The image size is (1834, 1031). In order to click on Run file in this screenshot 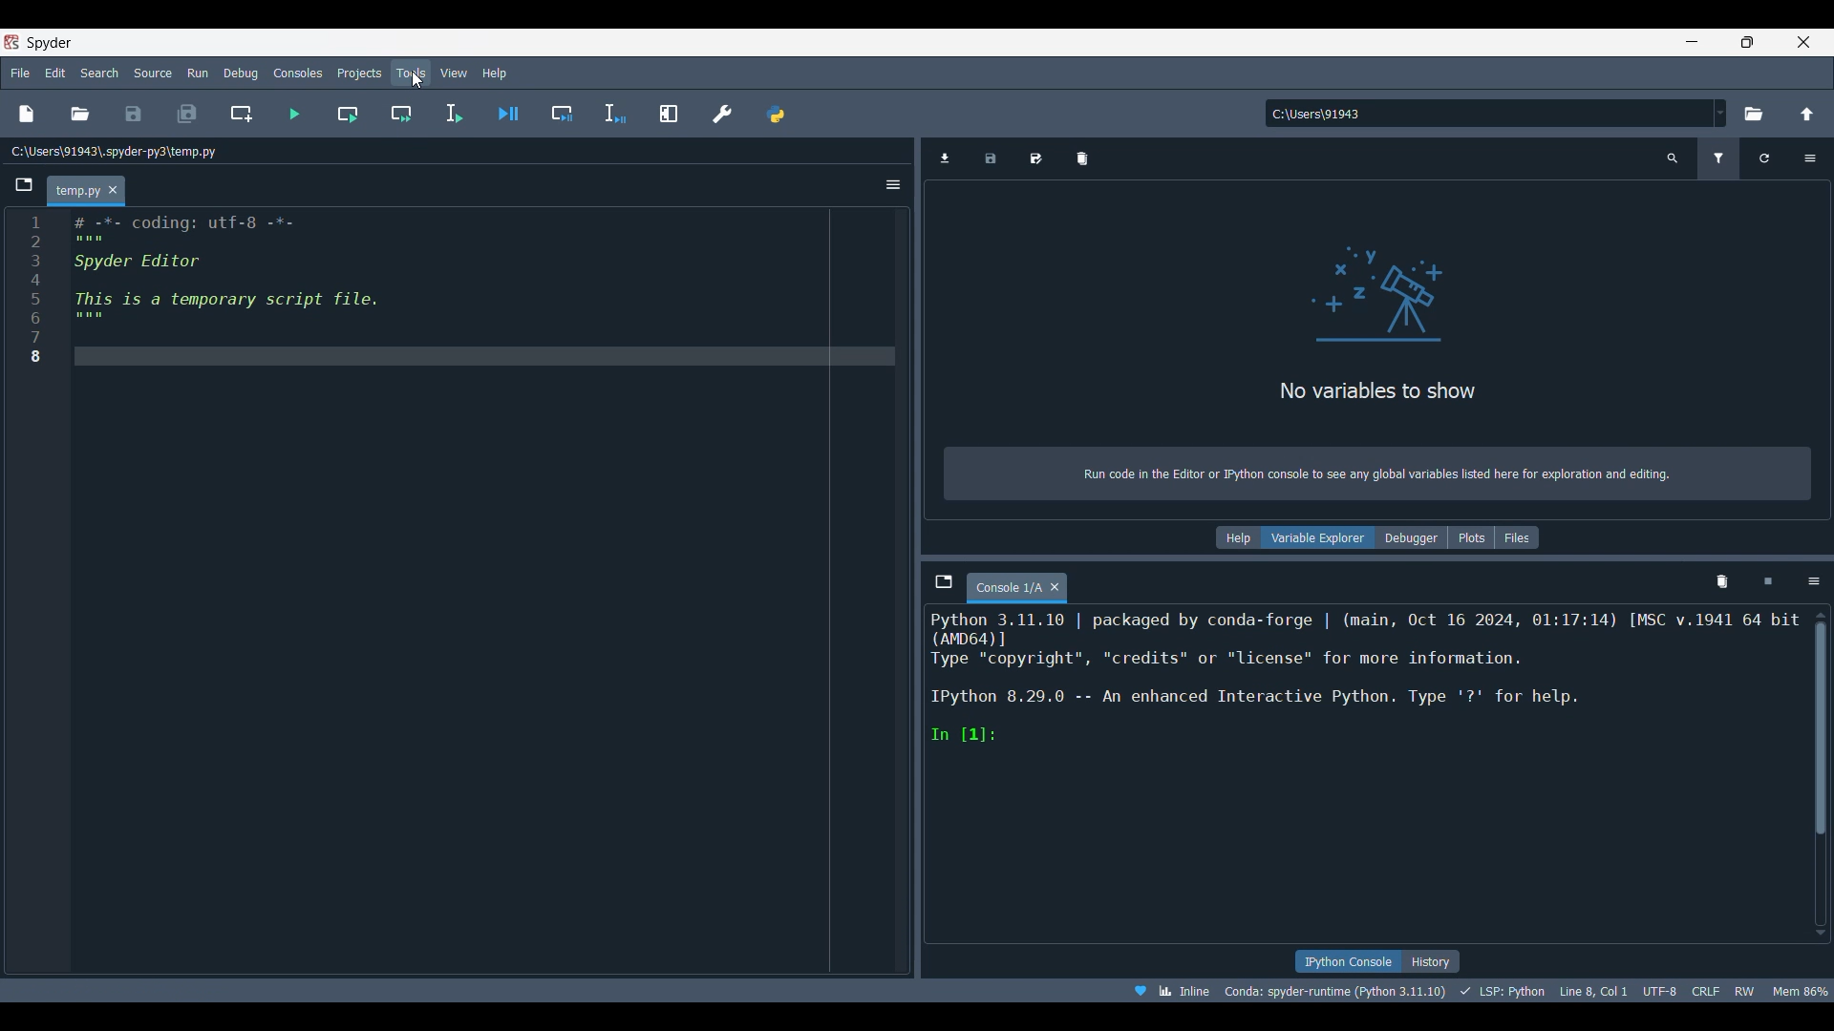, I will do `click(294, 114)`.